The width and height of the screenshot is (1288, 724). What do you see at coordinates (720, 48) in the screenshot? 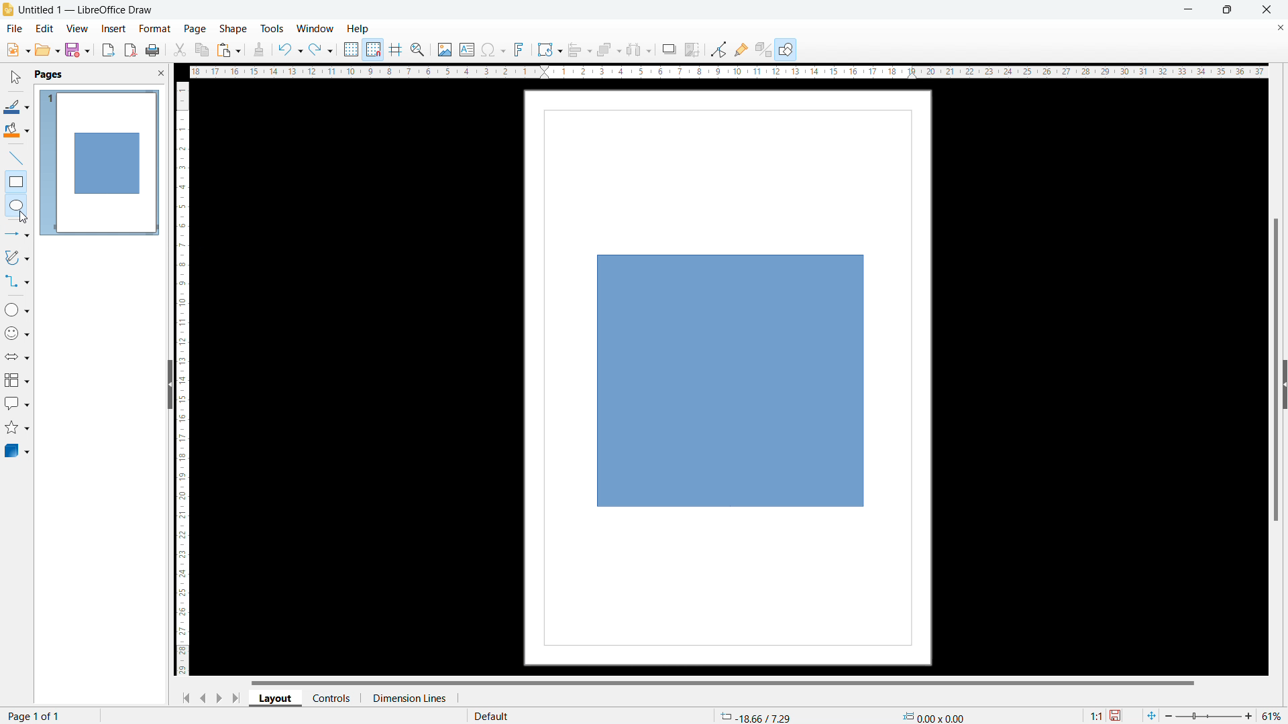
I see `toggle point edit mode` at bounding box center [720, 48].